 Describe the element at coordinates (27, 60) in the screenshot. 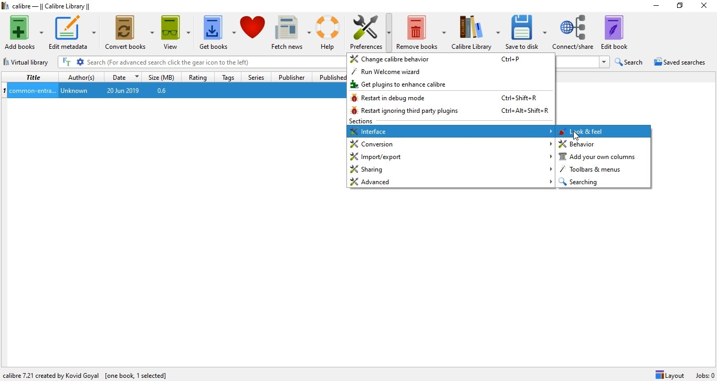

I see `Virtual library` at that location.